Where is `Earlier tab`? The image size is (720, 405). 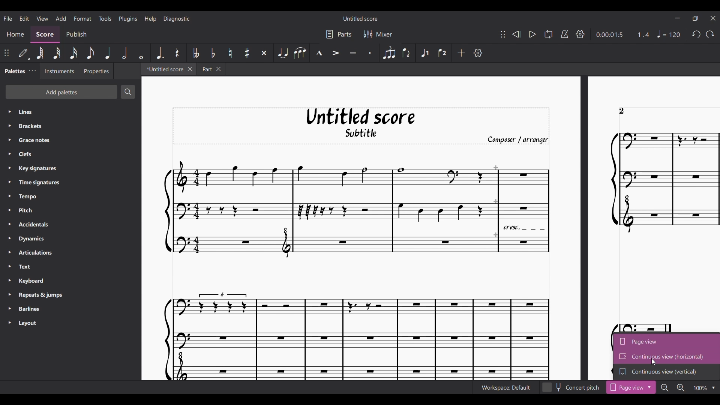
Earlier tab is located at coordinates (211, 69).